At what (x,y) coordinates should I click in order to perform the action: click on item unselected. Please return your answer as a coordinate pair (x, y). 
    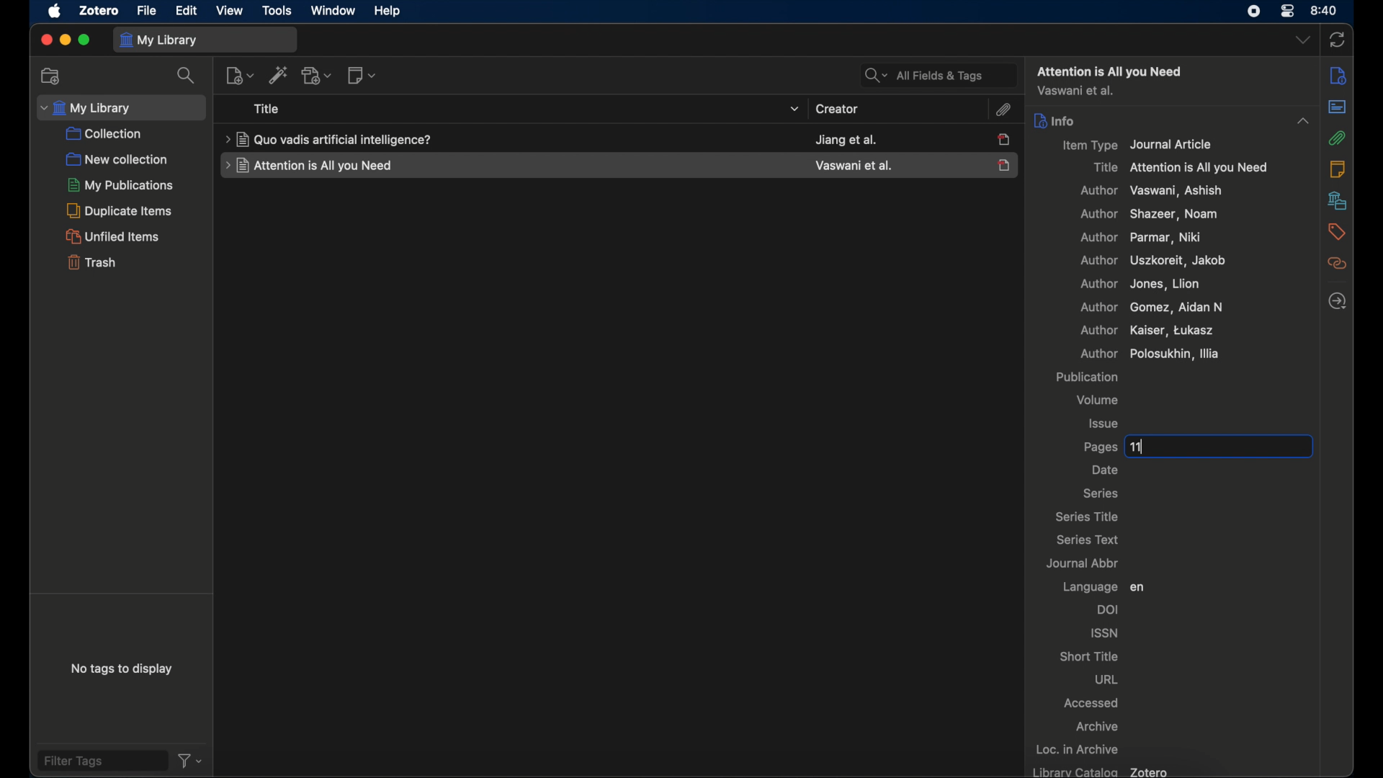
    Looking at the image, I should click on (1006, 140).